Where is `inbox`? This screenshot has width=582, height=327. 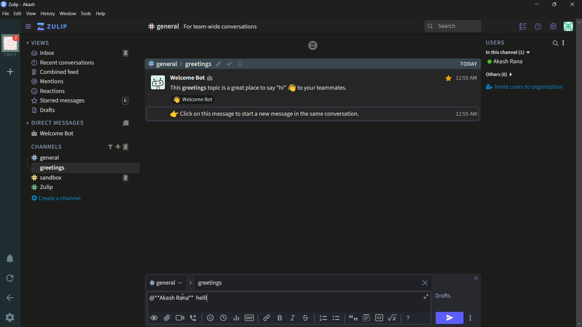 inbox is located at coordinates (43, 53).